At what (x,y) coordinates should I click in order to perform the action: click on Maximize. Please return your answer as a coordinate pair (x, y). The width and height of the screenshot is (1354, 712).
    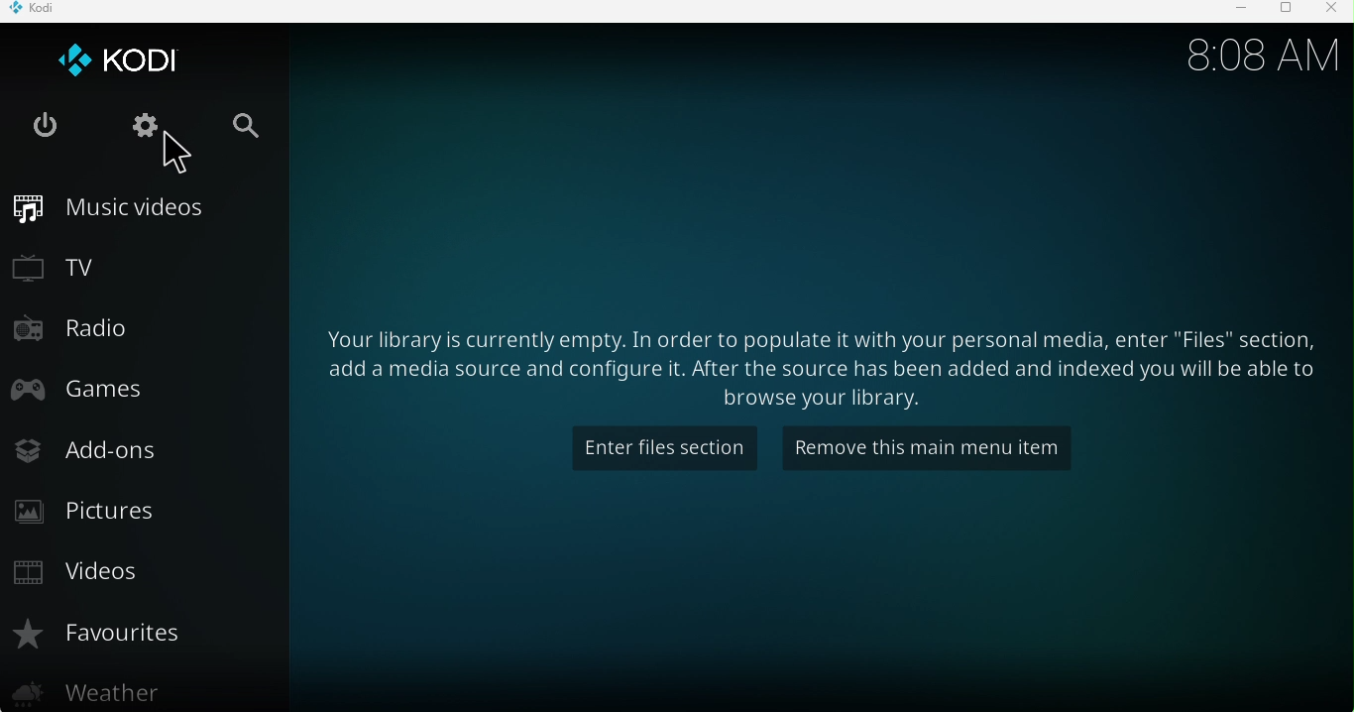
    Looking at the image, I should click on (1284, 10).